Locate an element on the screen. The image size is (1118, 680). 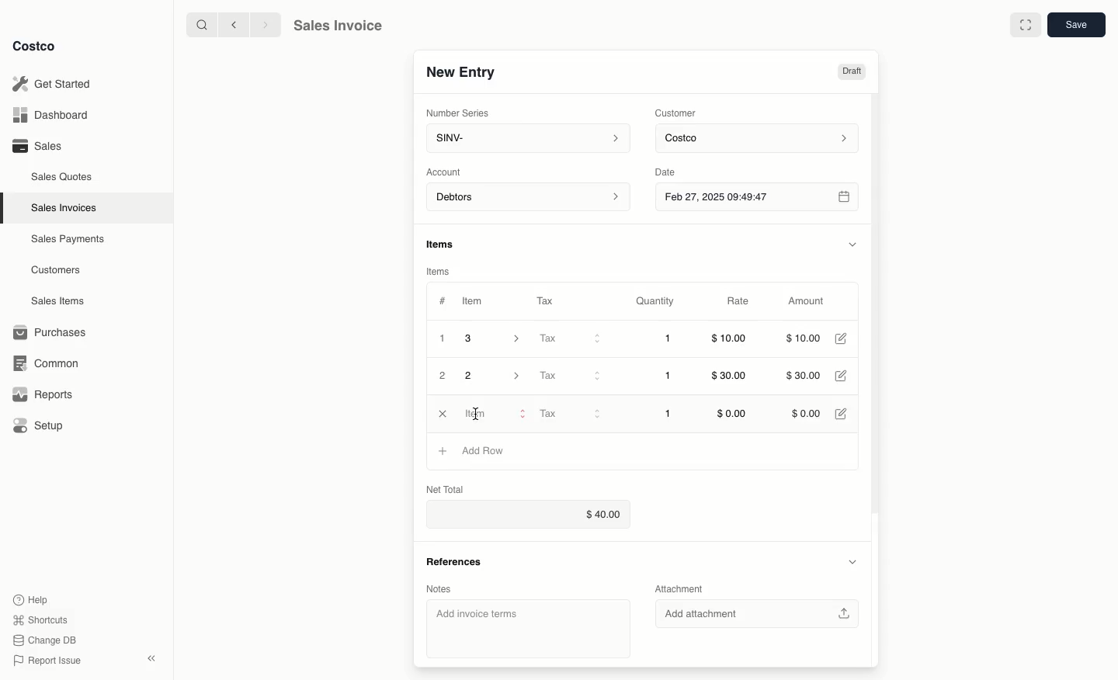
2 is located at coordinates (443, 376).